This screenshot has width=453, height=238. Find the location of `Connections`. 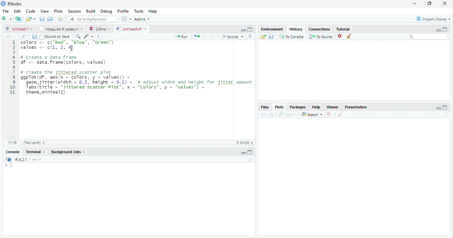

Connections is located at coordinates (319, 29).